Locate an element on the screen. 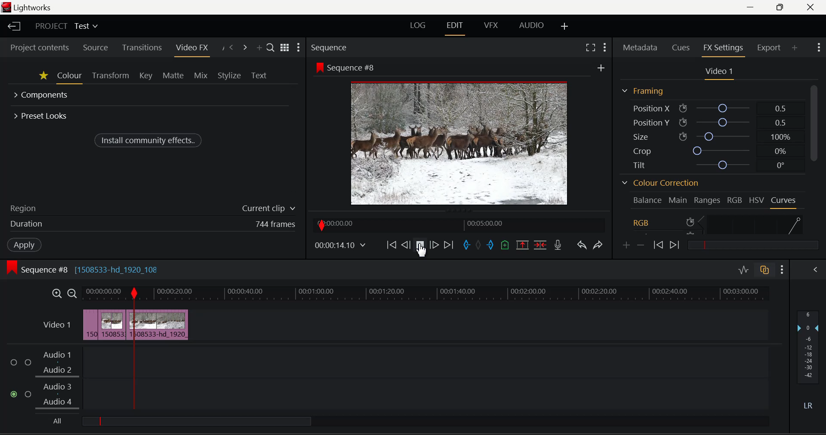  Tilt is located at coordinates (709, 164).